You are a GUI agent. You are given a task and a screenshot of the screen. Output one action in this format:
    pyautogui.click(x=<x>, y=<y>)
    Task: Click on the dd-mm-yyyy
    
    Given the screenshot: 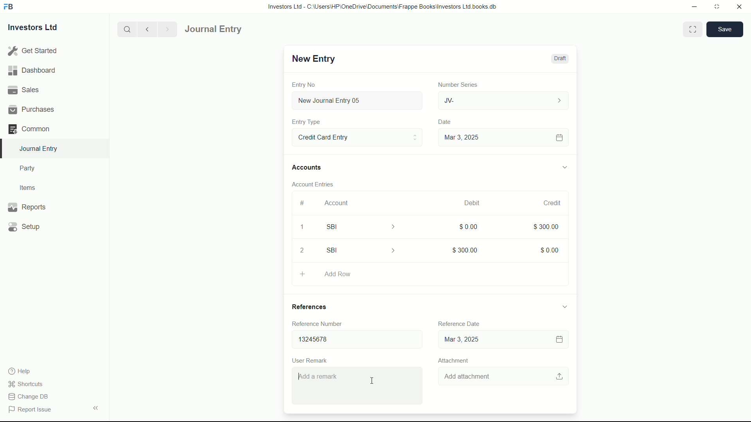 What is the action you would take?
    pyautogui.click(x=501, y=340)
    